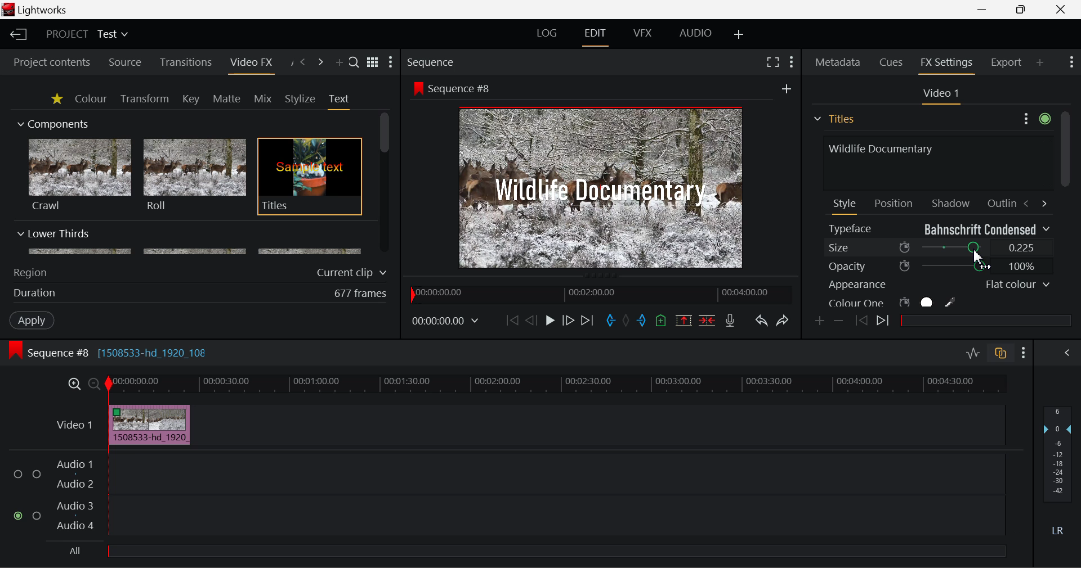 The height and width of the screenshot is (568, 1081). What do you see at coordinates (1024, 8) in the screenshot?
I see `Minimize` at bounding box center [1024, 8].